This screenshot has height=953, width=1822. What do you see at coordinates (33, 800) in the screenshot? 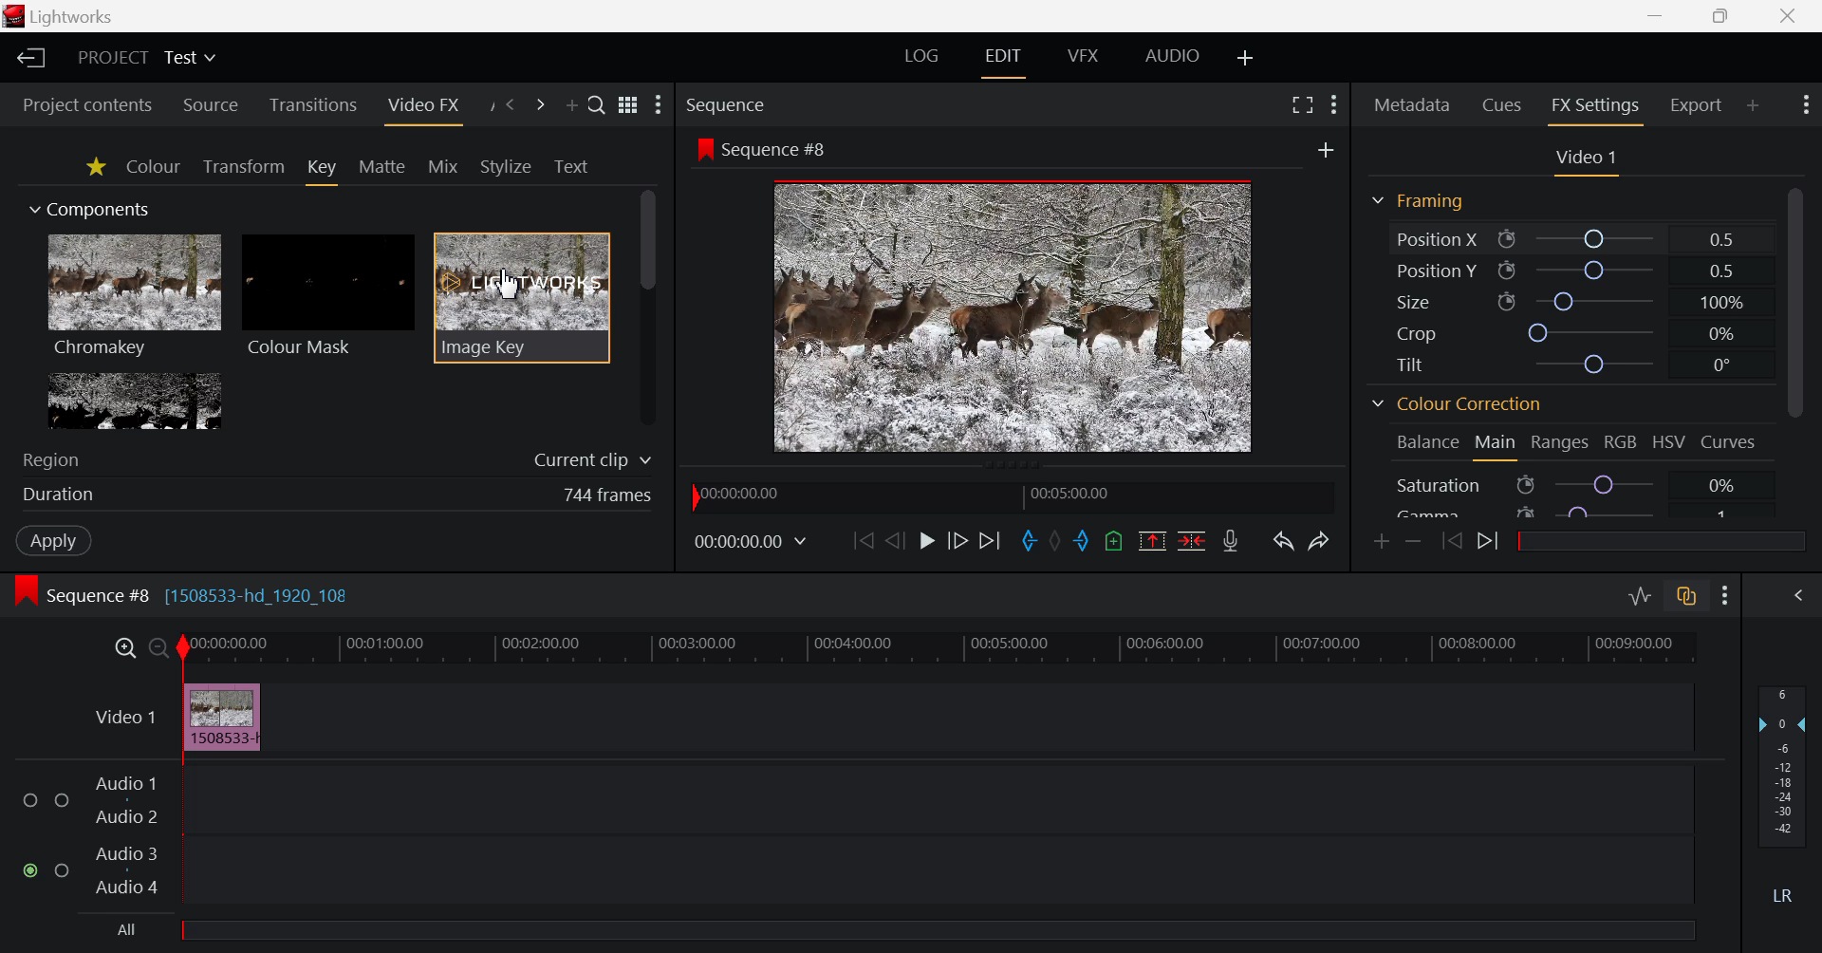
I see `checkbox` at bounding box center [33, 800].